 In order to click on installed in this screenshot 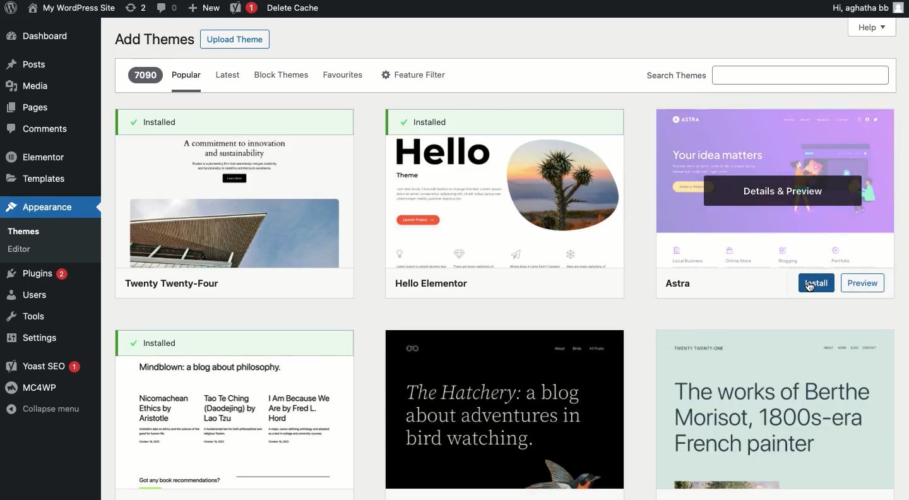, I will do `click(503, 123)`.